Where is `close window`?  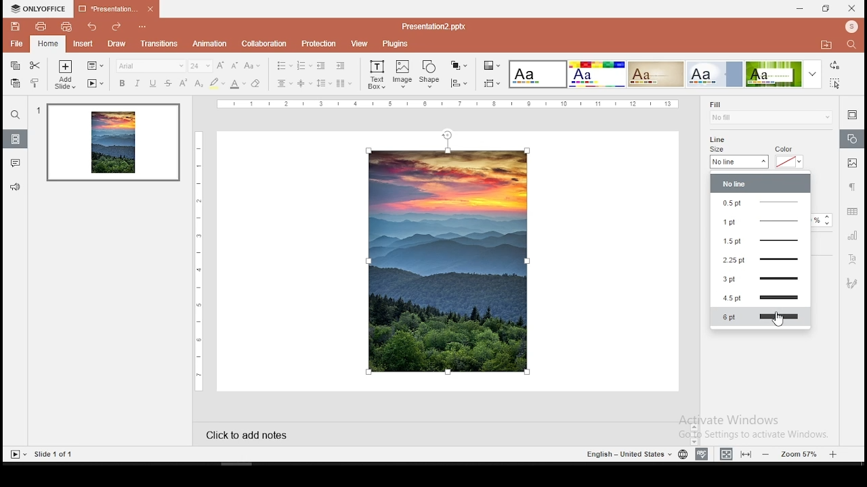 close window is located at coordinates (851, 9).